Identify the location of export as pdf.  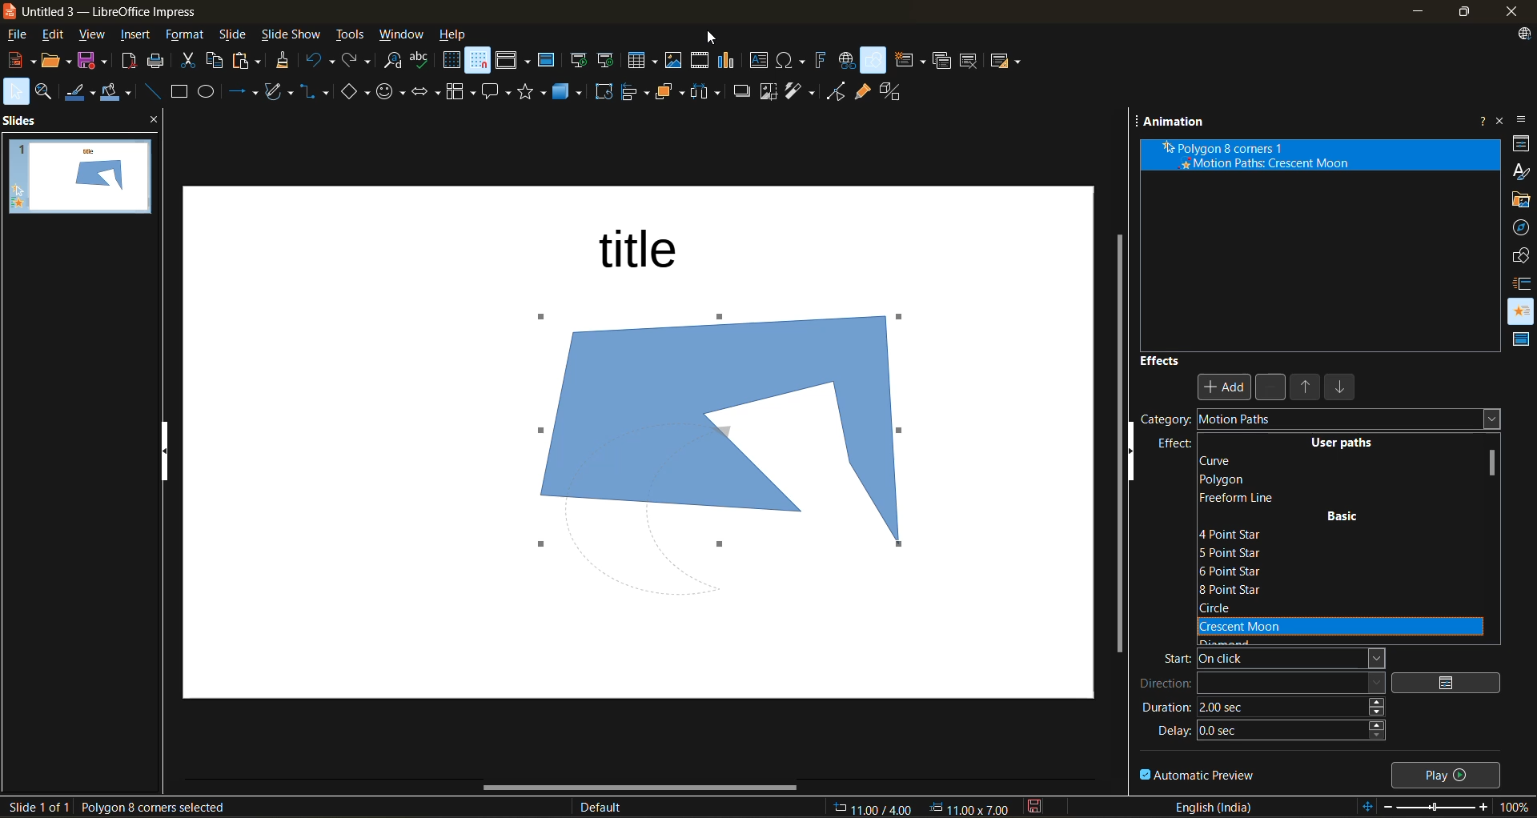
(127, 60).